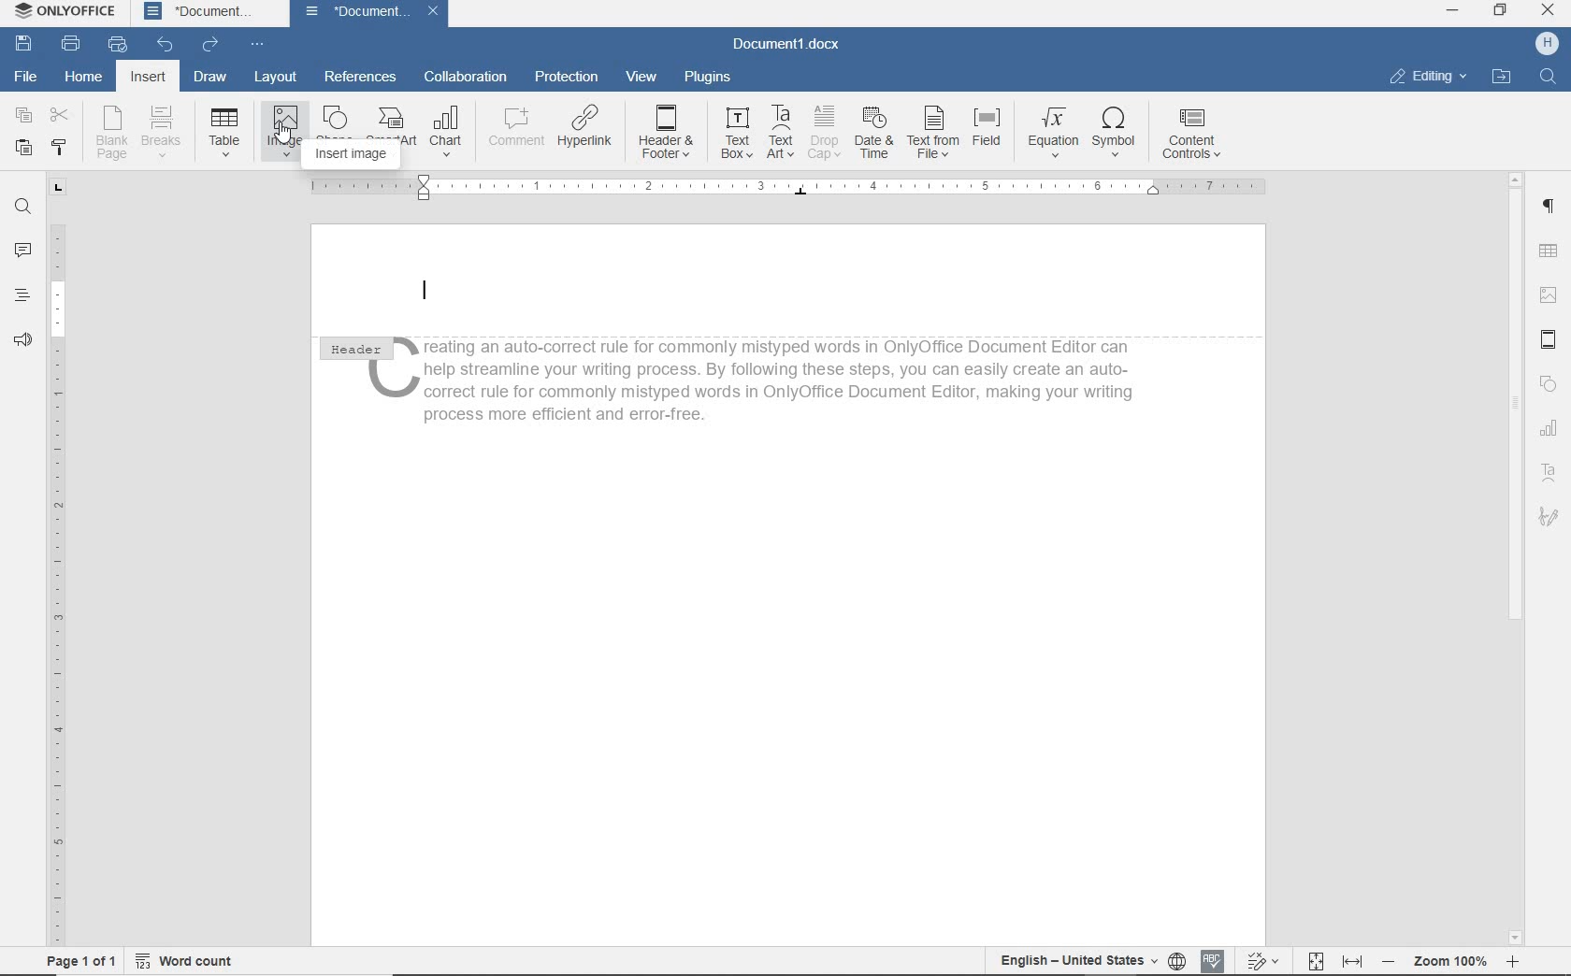 The width and height of the screenshot is (1571, 976). Describe the element at coordinates (23, 150) in the screenshot. I see `PASTE` at that location.